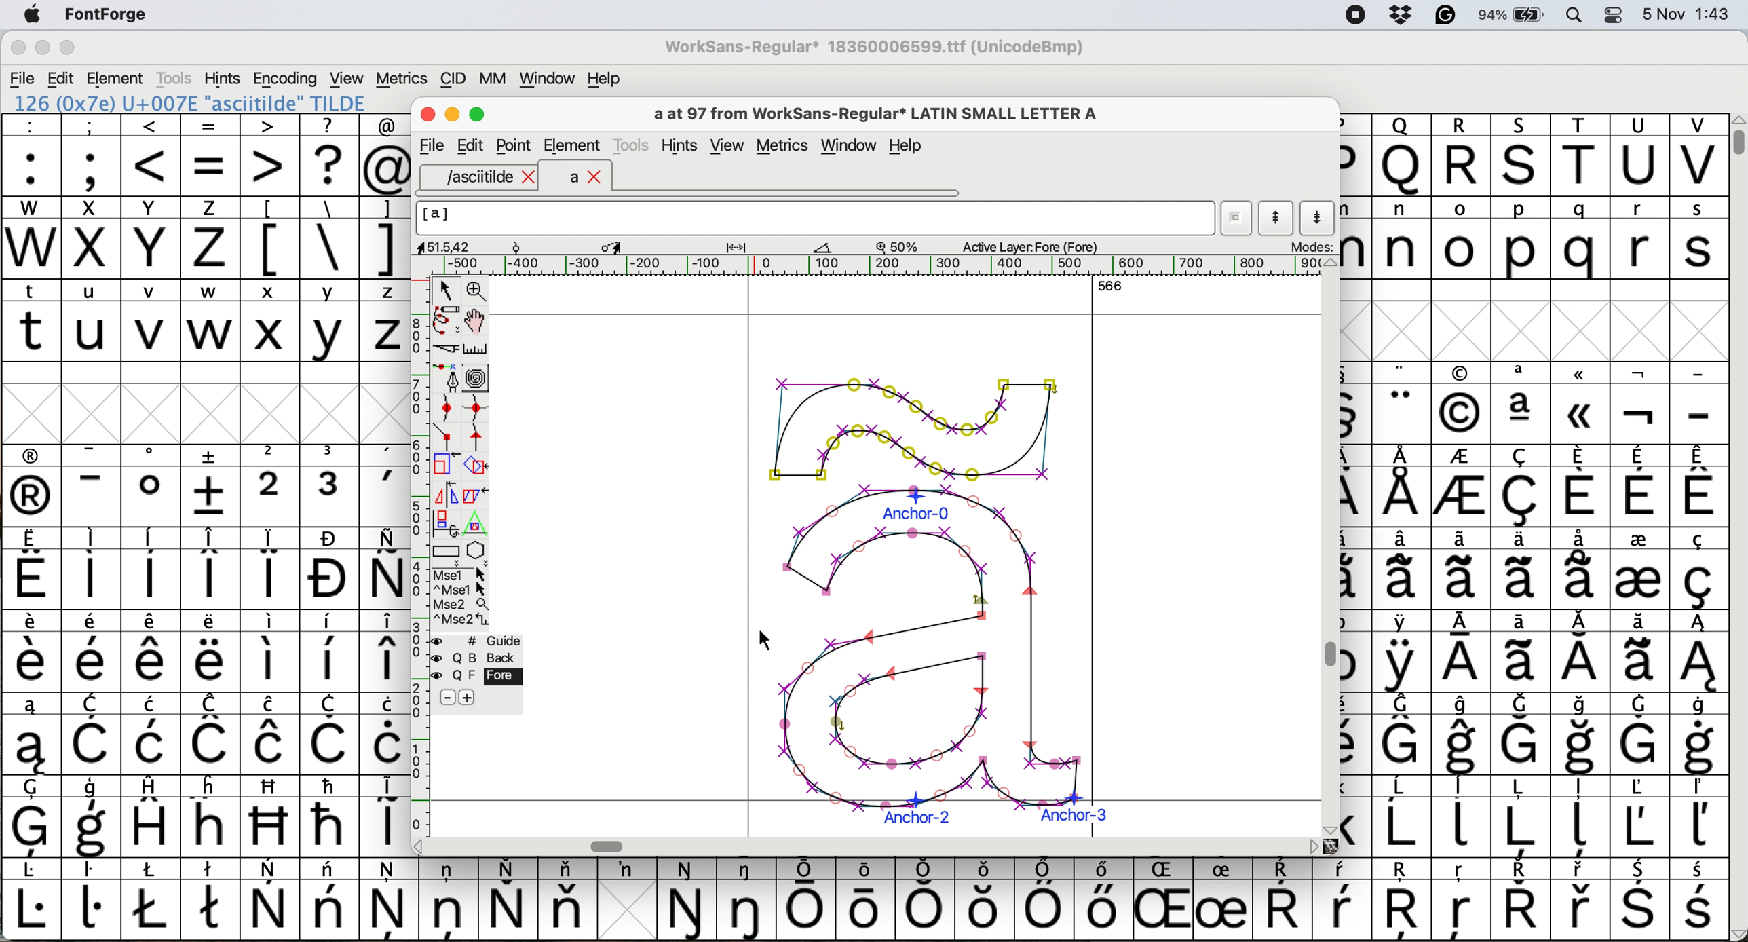 This screenshot has height=942, width=1748. I want to click on close, so click(18, 50).